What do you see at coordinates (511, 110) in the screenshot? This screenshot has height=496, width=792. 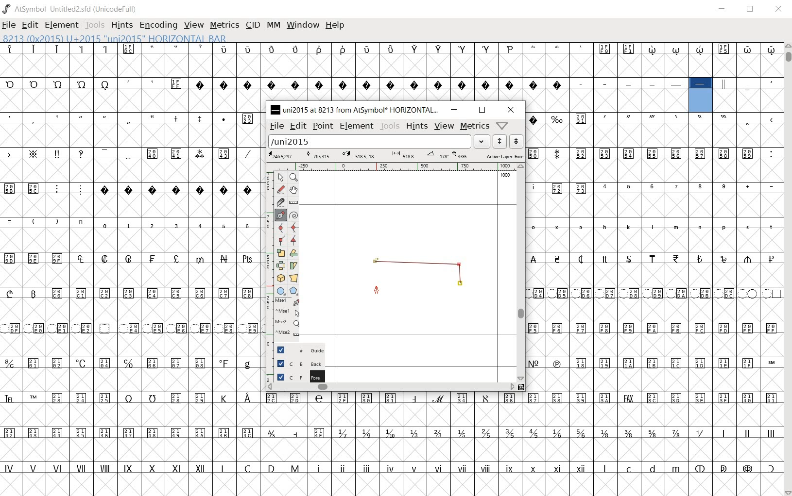 I see `close` at bounding box center [511, 110].